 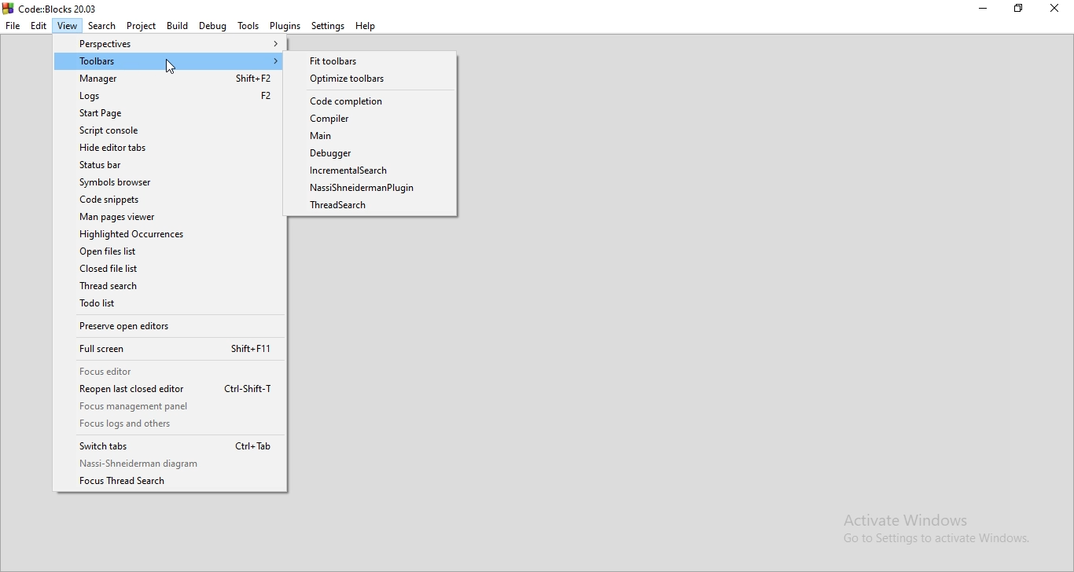 What do you see at coordinates (371, 102) in the screenshot?
I see `Code completion` at bounding box center [371, 102].